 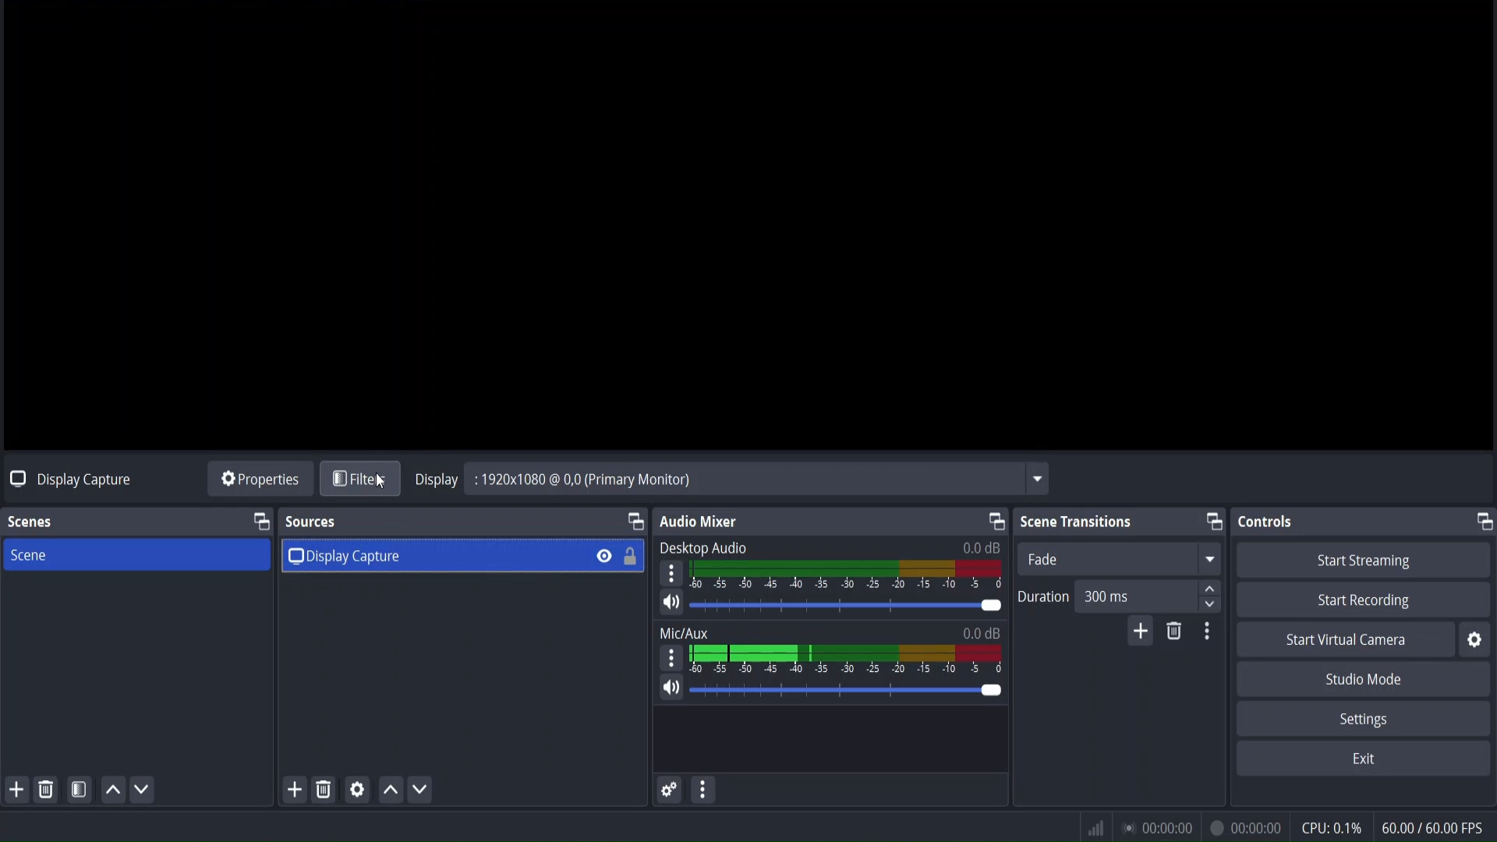 What do you see at coordinates (17, 791) in the screenshot?
I see `add scene` at bounding box center [17, 791].